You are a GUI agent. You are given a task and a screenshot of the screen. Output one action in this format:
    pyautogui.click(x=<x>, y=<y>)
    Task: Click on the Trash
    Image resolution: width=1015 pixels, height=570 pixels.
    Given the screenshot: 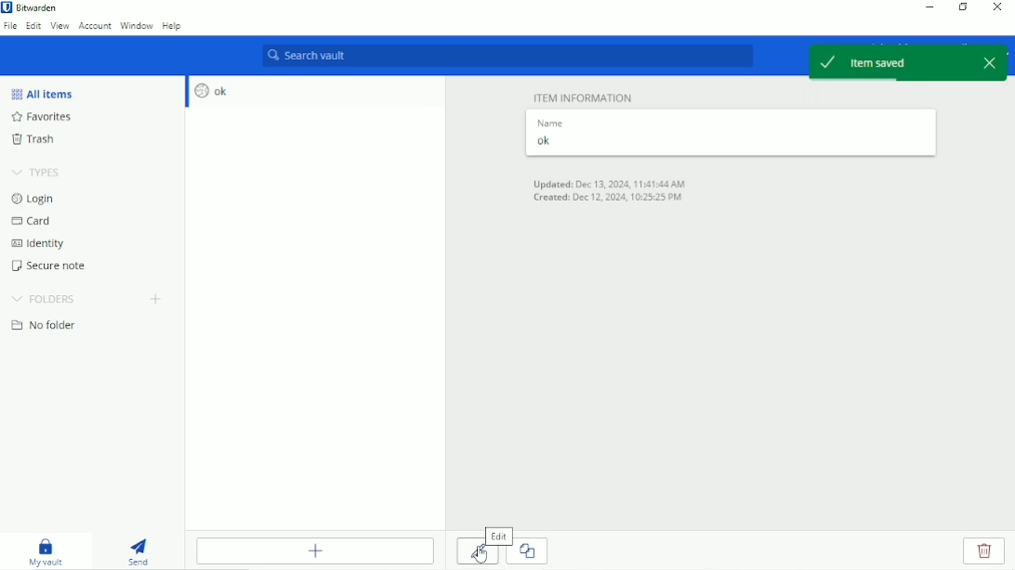 What is the action you would take?
    pyautogui.click(x=37, y=138)
    